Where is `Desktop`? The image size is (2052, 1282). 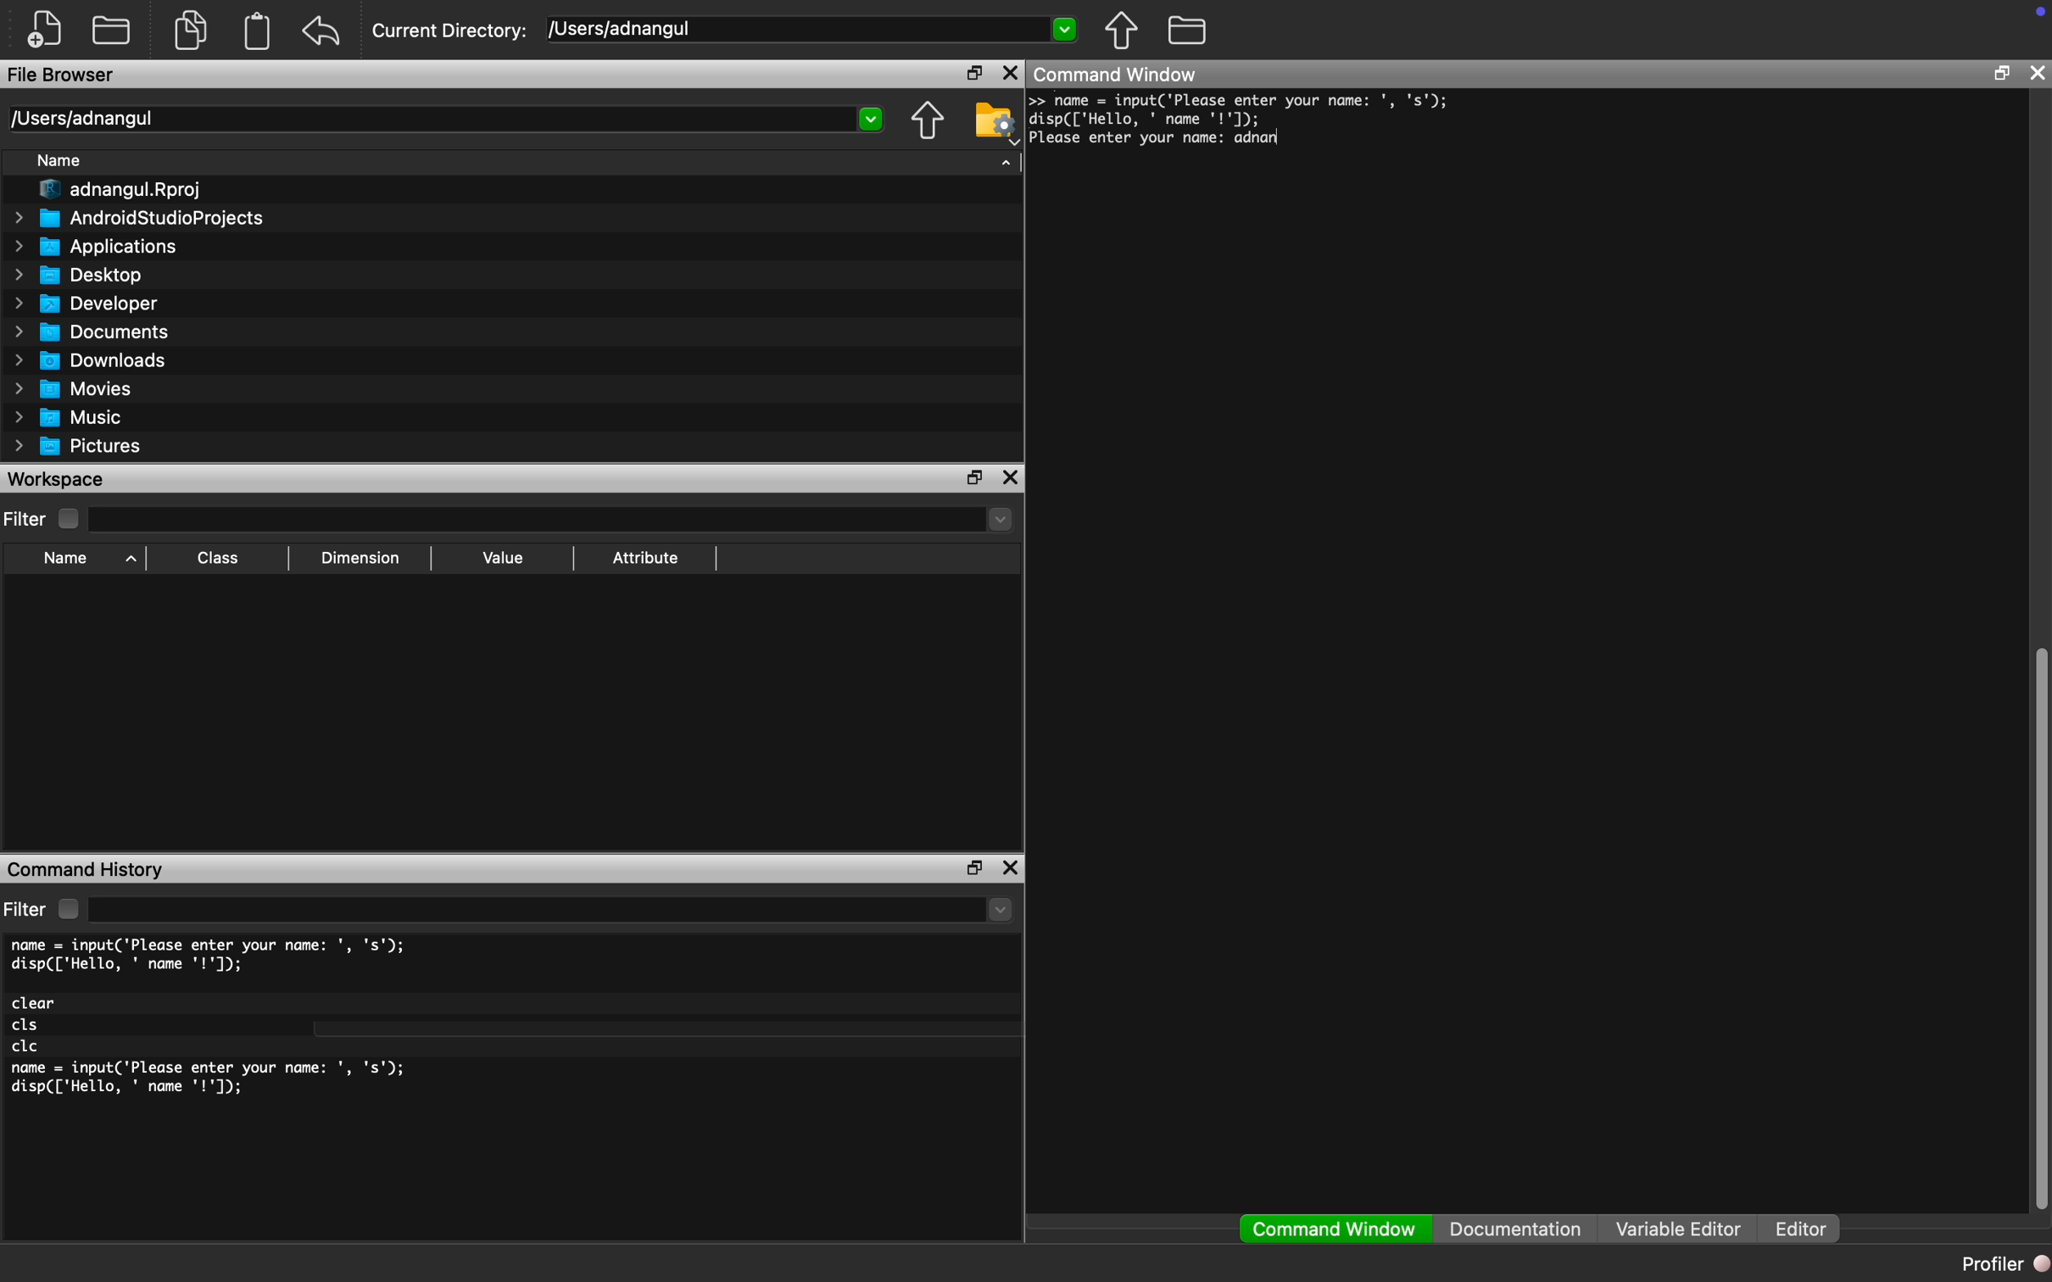 Desktop is located at coordinates (78, 276).